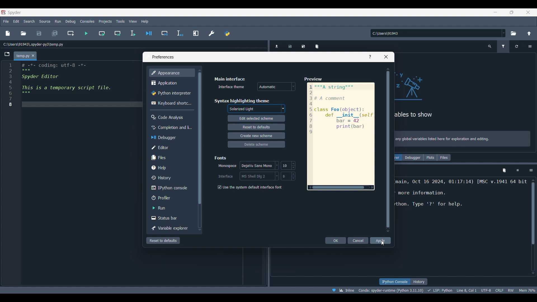 The image size is (537, 302). I want to click on Save data as, so click(303, 44).